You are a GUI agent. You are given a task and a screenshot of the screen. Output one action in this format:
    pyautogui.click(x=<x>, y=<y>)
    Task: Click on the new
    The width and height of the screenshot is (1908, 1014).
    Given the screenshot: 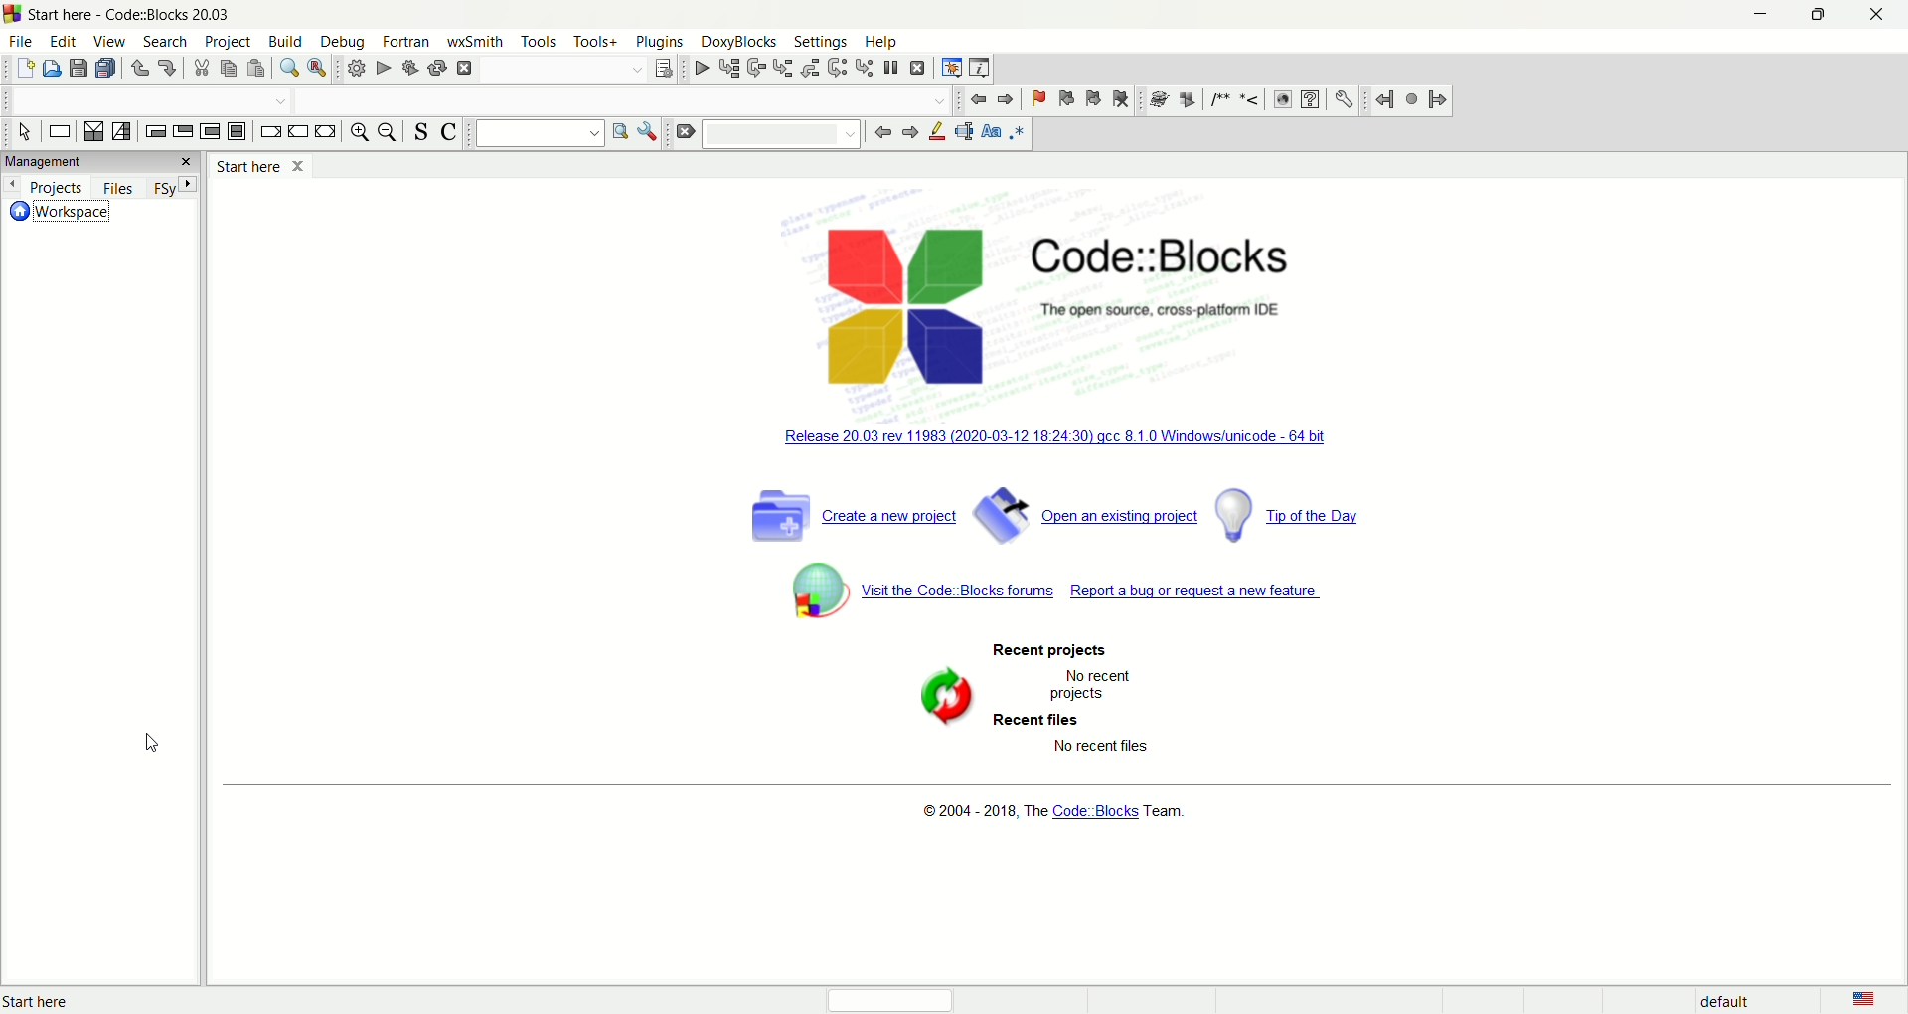 What is the action you would take?
    pyautogui.click(x=22, y=69)
    